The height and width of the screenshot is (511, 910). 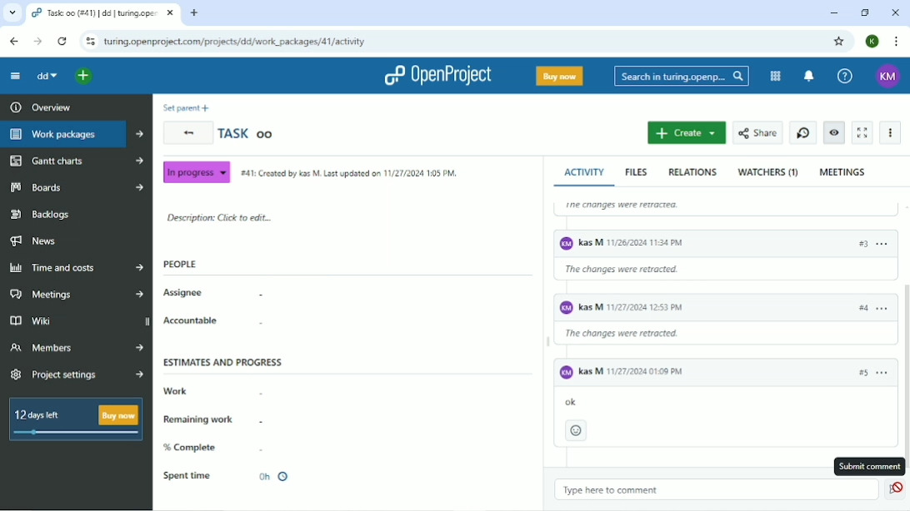 I want to click on Project settings, so click(x=77, y=376).